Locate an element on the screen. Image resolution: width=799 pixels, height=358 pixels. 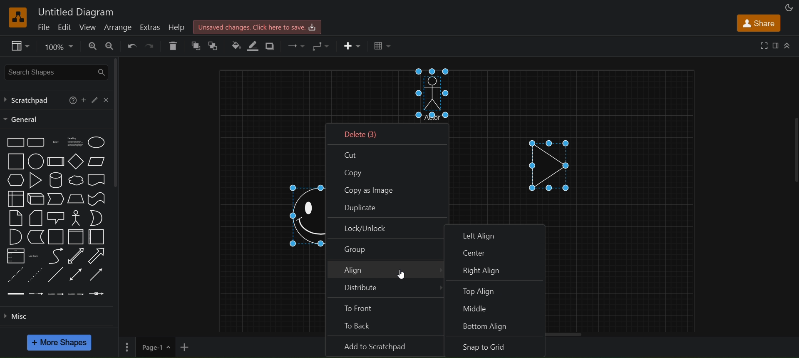
duplicate is located at coordinates (387, 207).